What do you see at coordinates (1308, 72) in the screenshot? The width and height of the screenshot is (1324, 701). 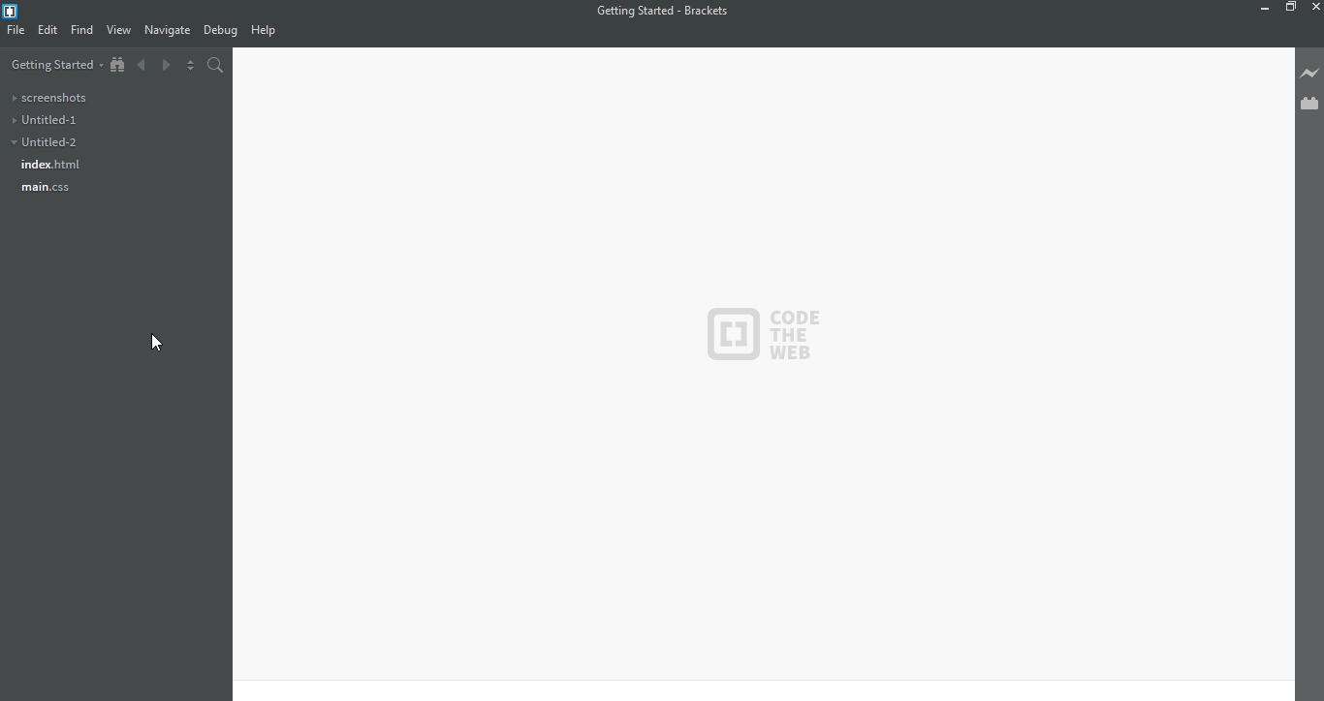 I see `live preview` at bounding box center [1308, 72].